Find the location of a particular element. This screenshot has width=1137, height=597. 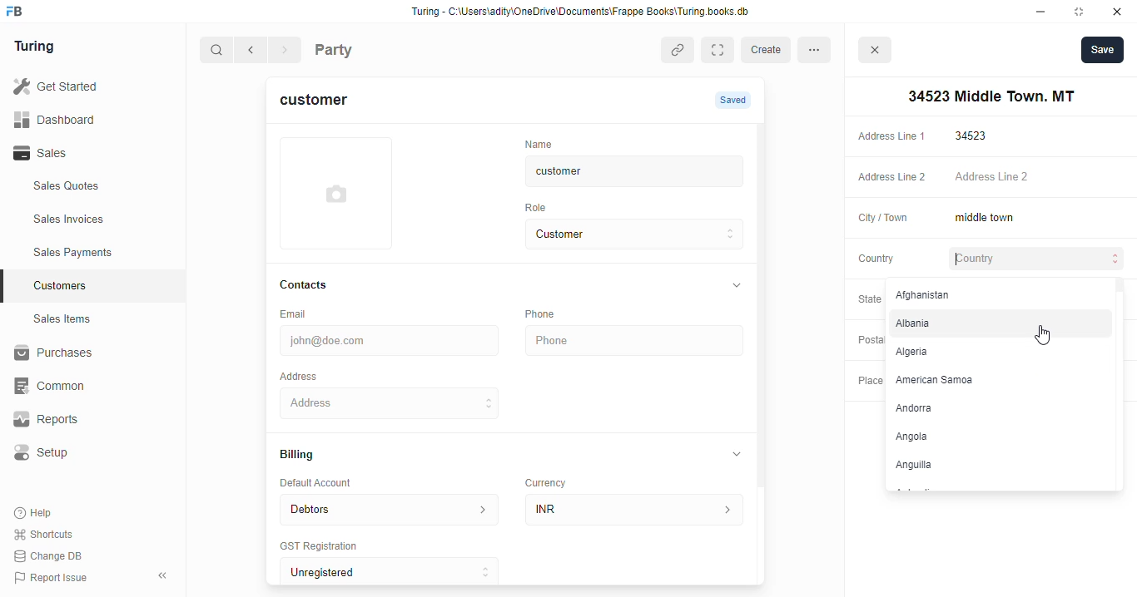

collpase is located at coordinates (162, 575).